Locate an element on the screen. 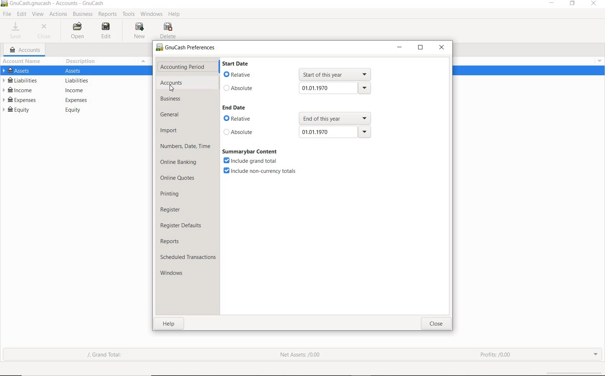 This screenshot has height=376, width=605.  is located at coordinates (79, 100).